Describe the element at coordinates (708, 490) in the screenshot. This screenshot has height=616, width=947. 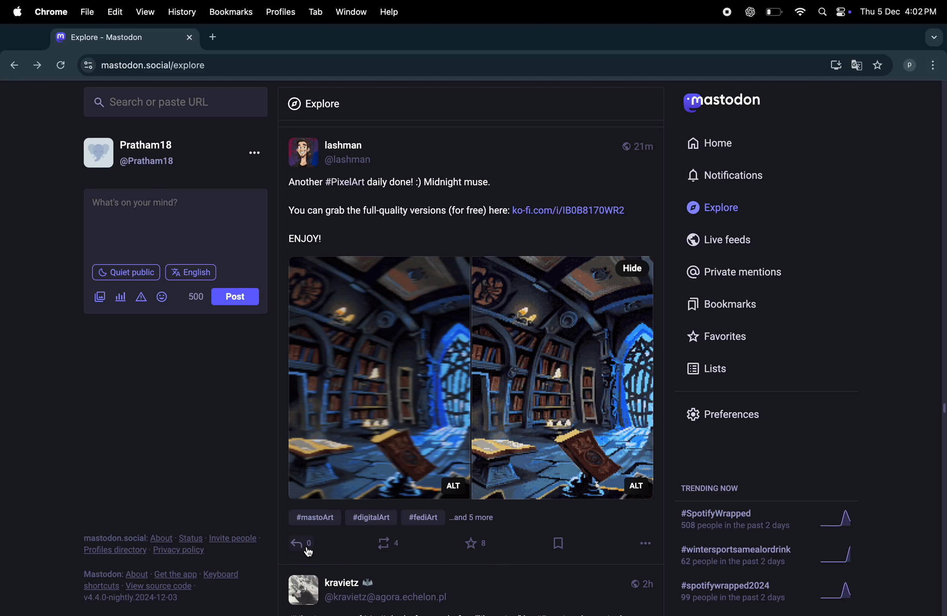
I see `trending now` at that location.